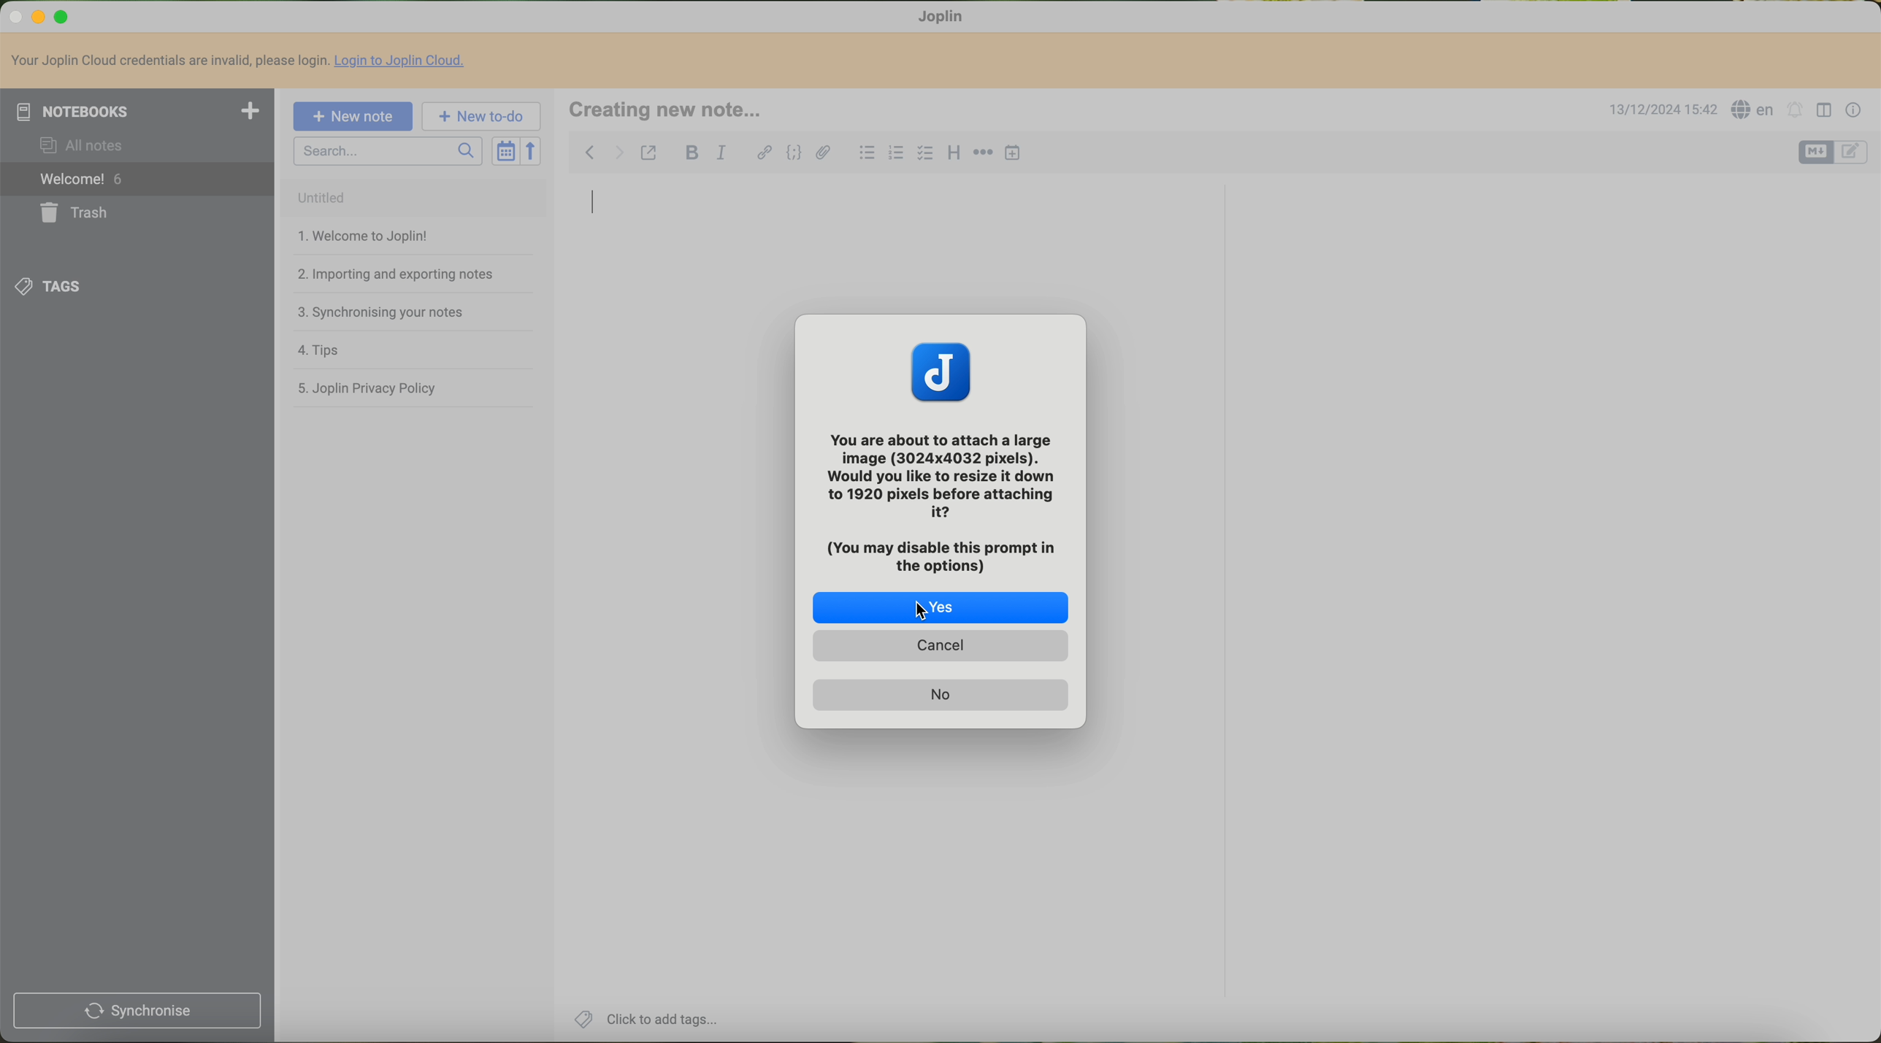 The width and height of the screenshot is (1881, 1043). I want to click on Joplin, so click(949, 18).